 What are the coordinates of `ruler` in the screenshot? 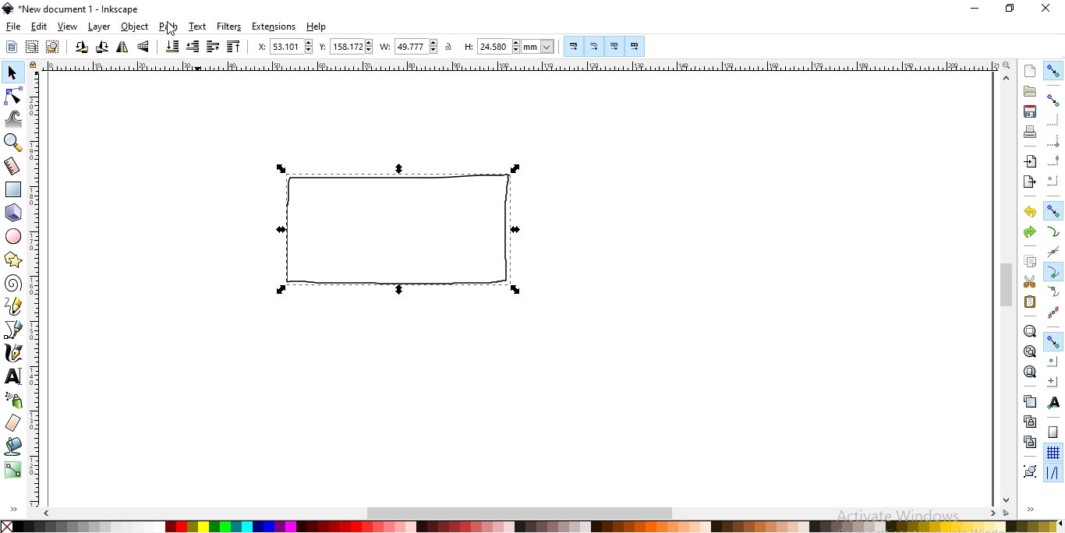 It's located at (39, 293).